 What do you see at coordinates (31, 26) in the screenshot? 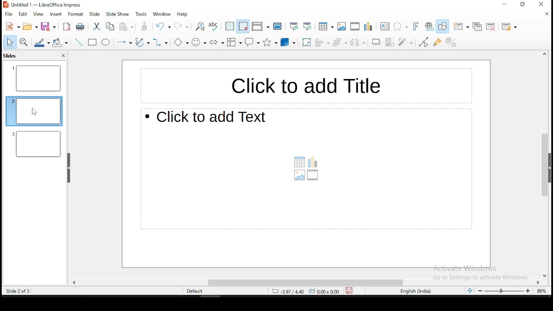
I see `open` at bounding box center [31, 26].